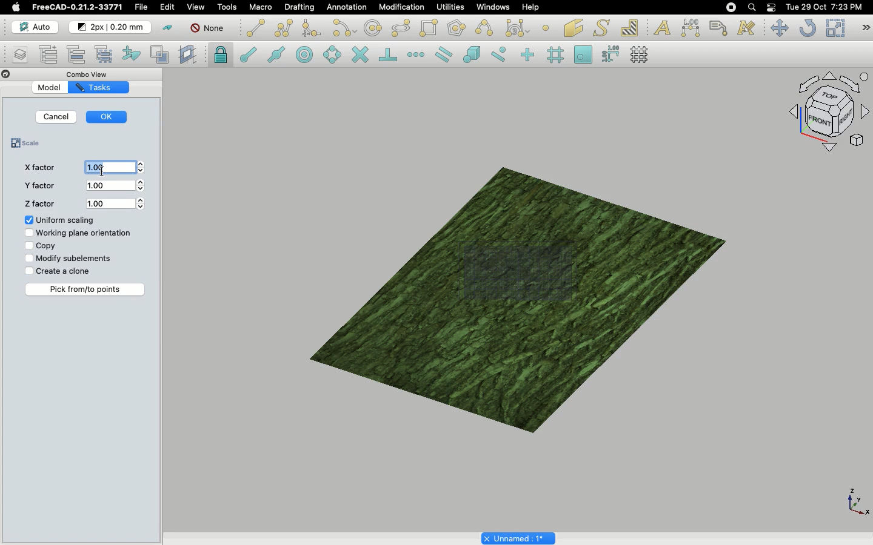 The image size is (873, 545). I want to click on Snap grid, so click(557, 54).